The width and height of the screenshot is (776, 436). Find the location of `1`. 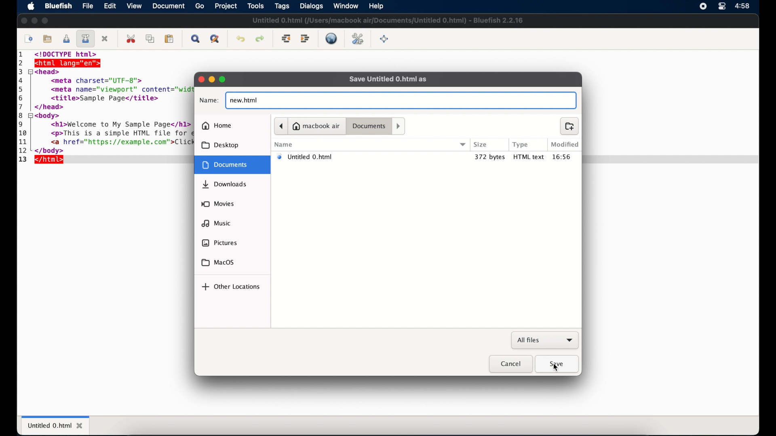

1 is located at coordinates (22, 55).